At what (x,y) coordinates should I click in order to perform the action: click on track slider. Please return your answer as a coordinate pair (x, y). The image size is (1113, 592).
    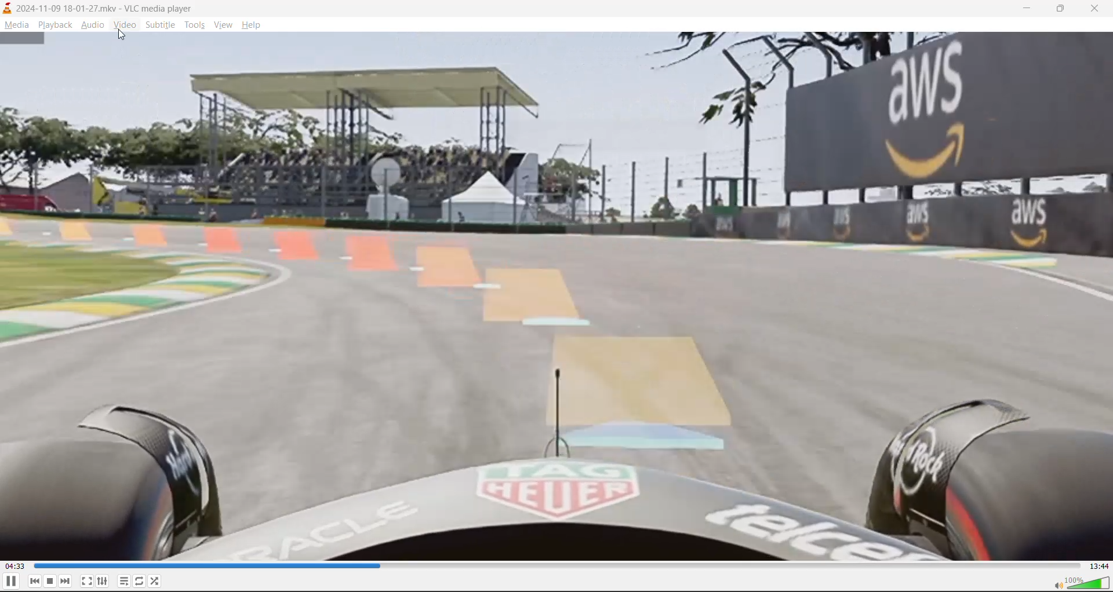
    Looking at the image, I should click on (559, 566).